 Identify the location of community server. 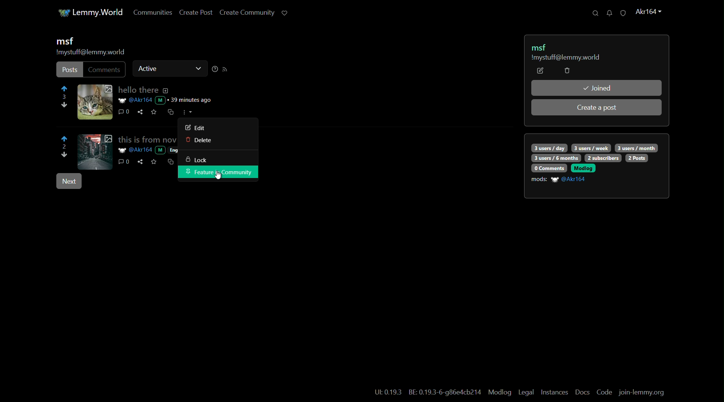
(90, 53).